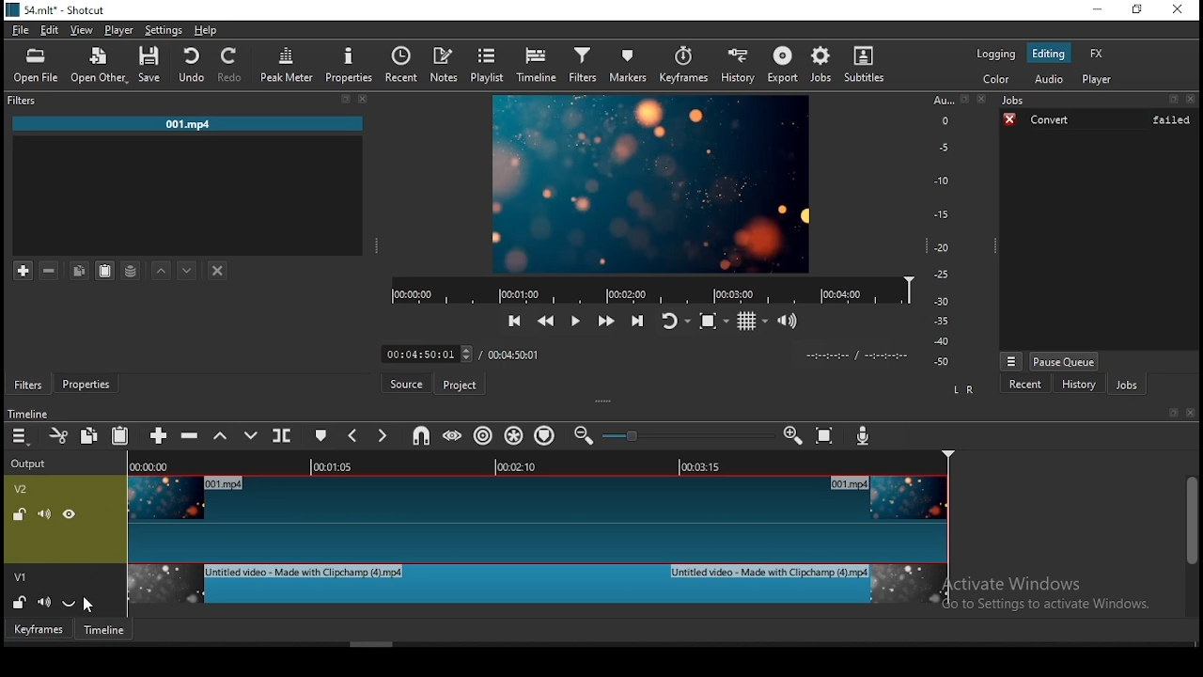  I want to click on overwrite, so click(247, 435).